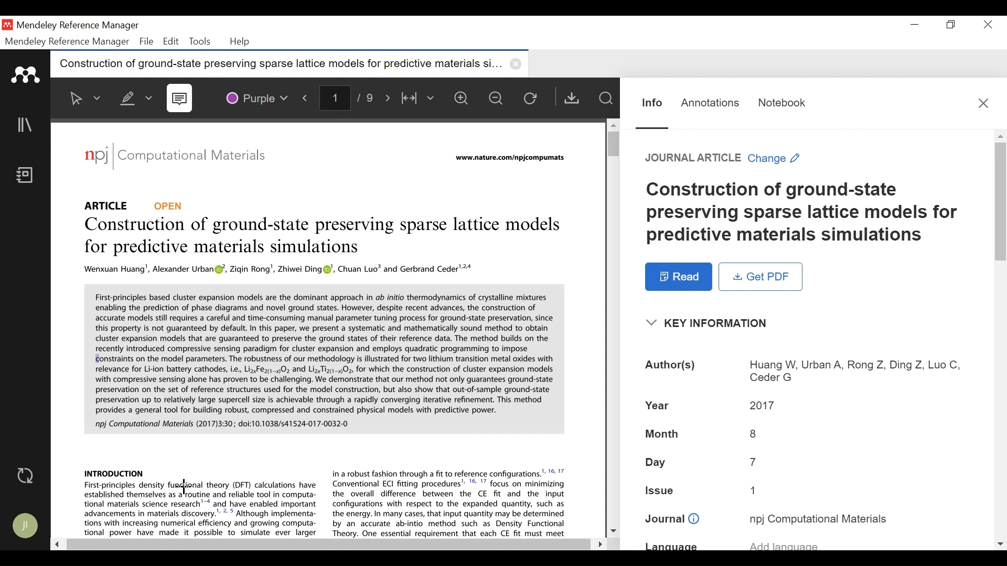 This screenshot has width=1007, height=566. I want to click on Zoom in, so click(463, 99).